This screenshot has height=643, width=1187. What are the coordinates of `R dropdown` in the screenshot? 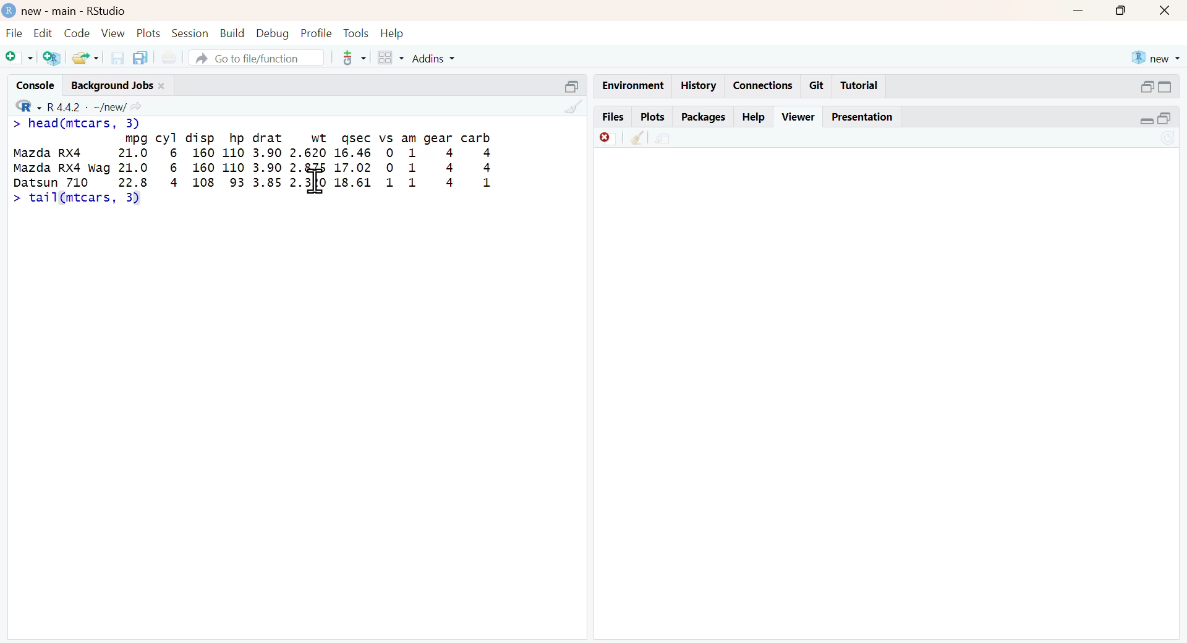 It's located at (16, 105).